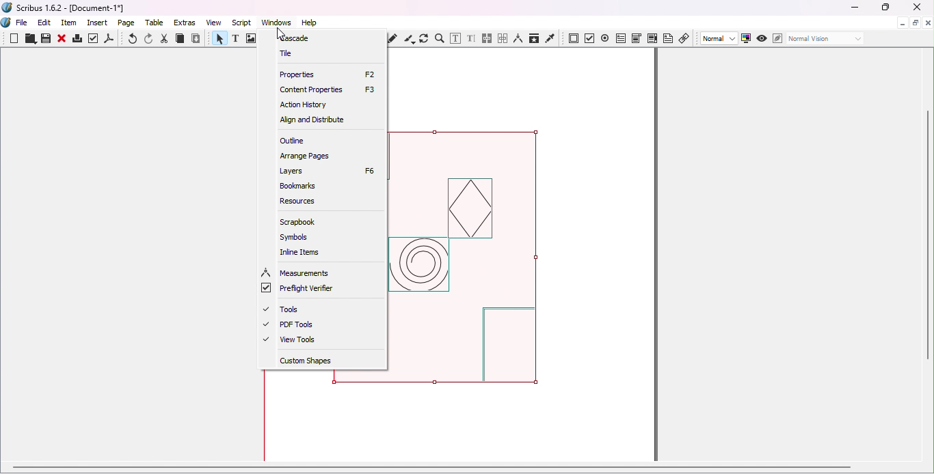 This screenshot has height=474, width=934. Describe the element at coordinates (328, 88) in the screenshot. I see `Content properties` at that location.